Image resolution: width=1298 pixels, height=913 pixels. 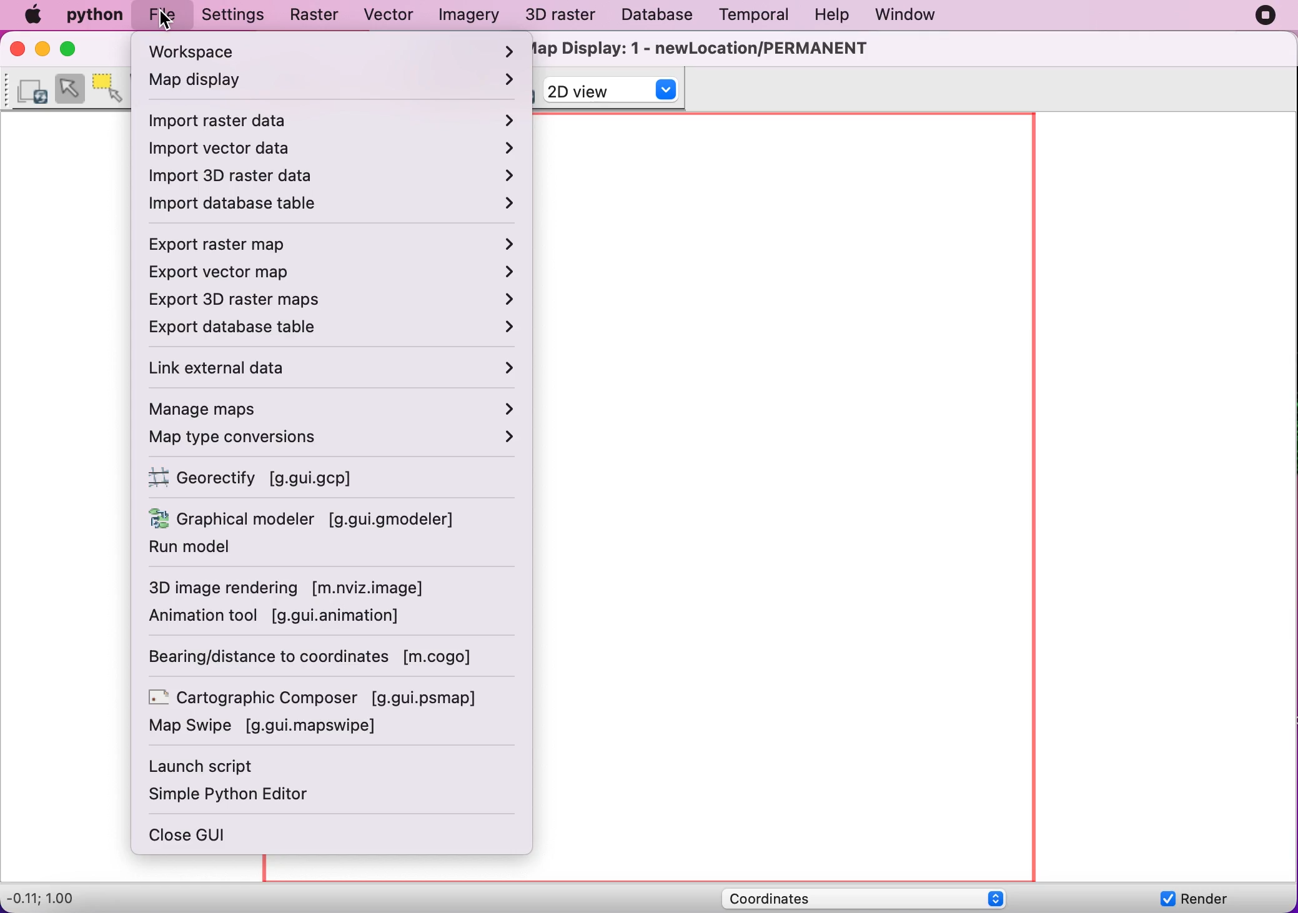 I want to click on bearing/distance to coordinates, so click(x=324, y=659).